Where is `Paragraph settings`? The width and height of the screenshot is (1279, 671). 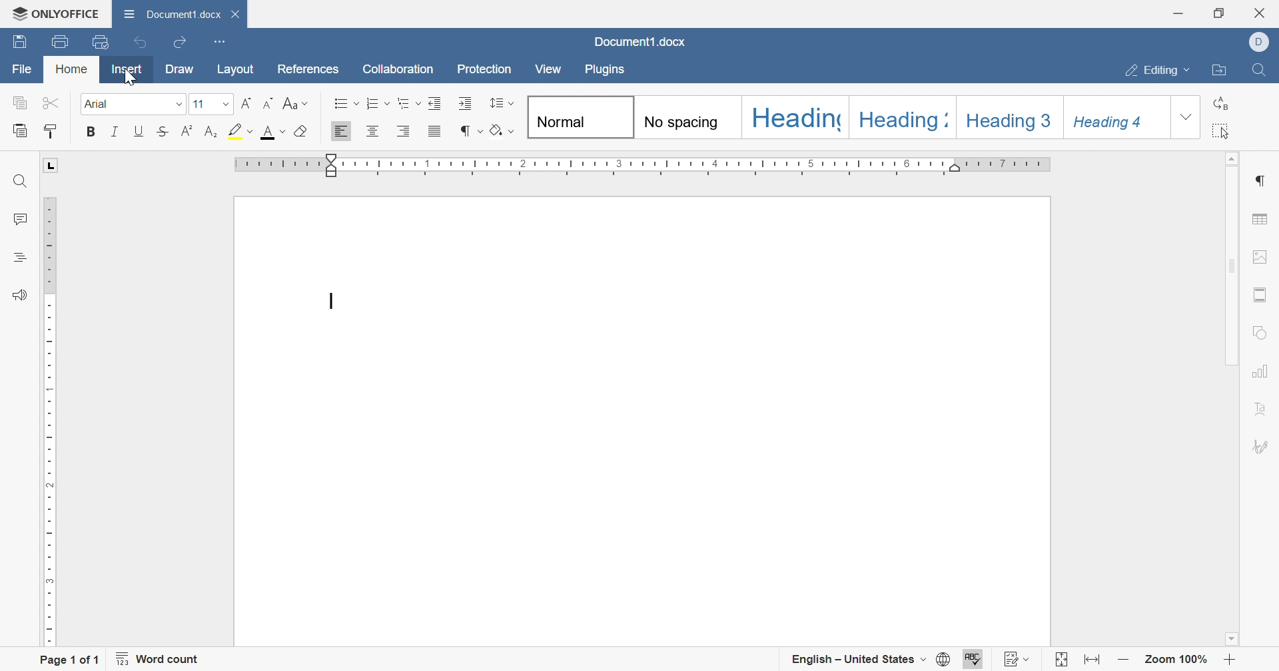 Paragraph settings is located at coordinates (1260, 181).